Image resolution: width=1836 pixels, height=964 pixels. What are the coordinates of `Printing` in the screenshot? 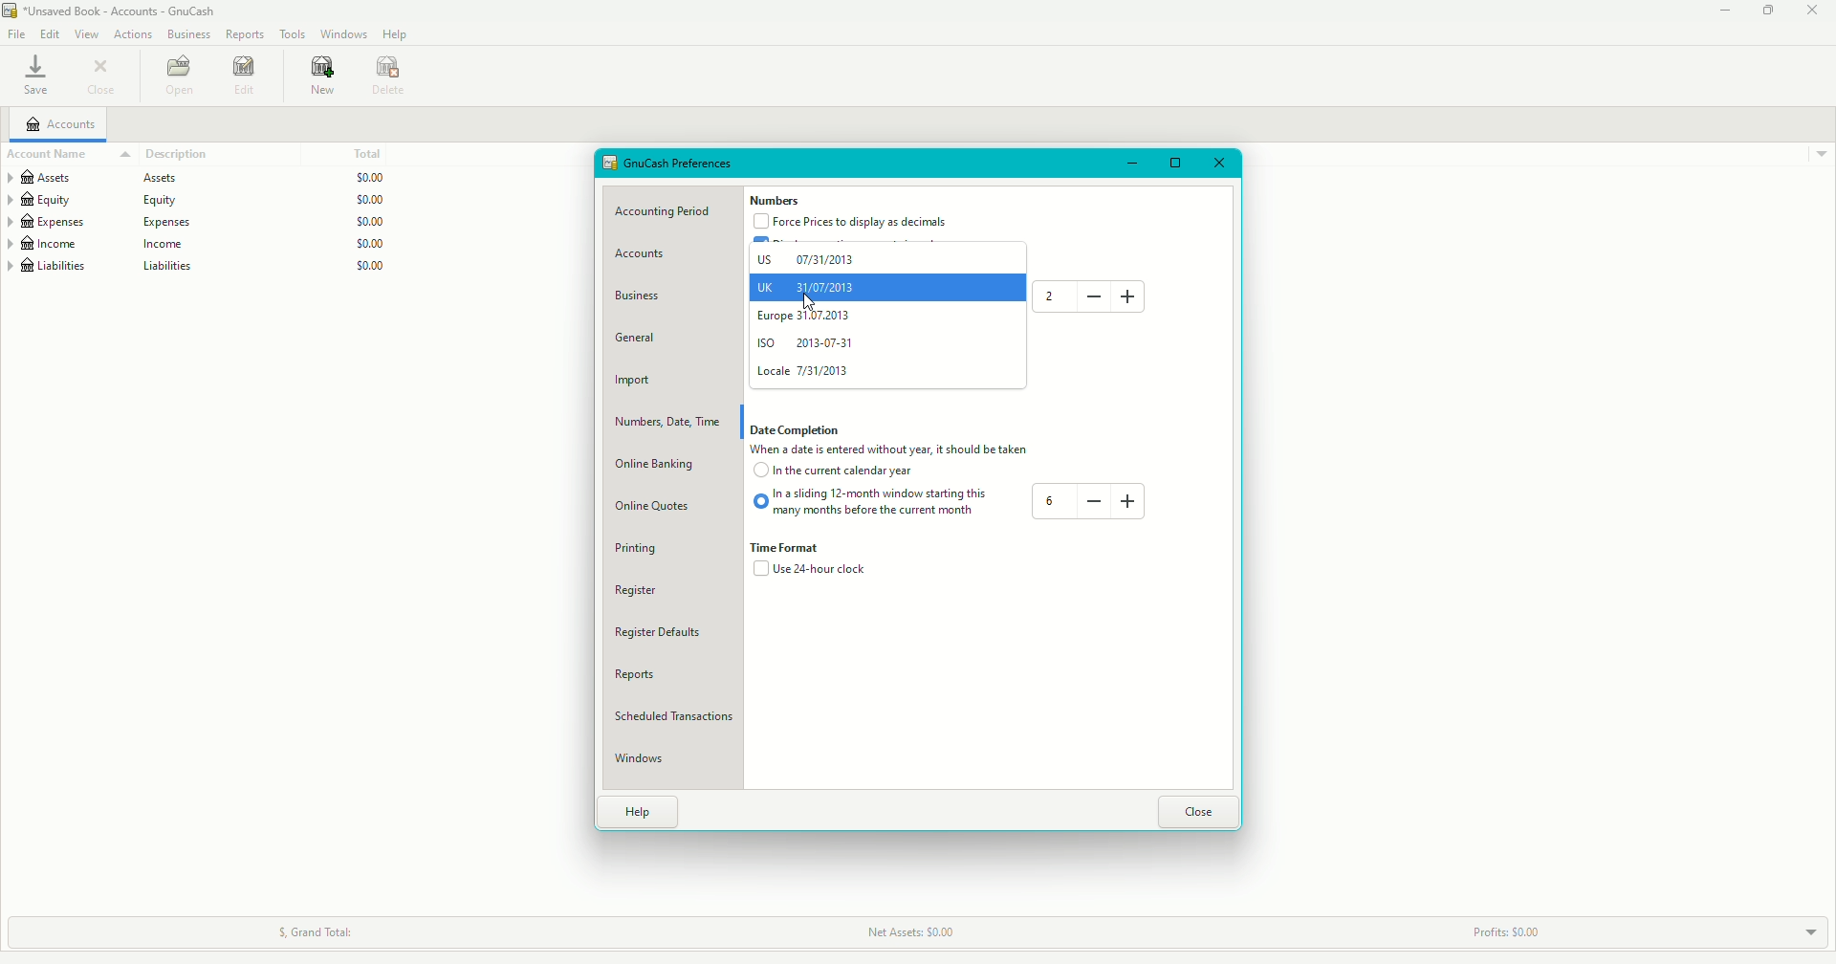 It's located at (642, 548).